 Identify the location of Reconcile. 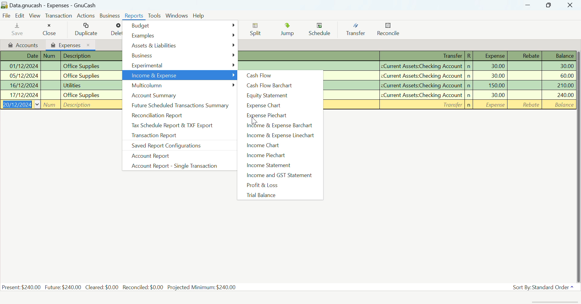
(389, 31).